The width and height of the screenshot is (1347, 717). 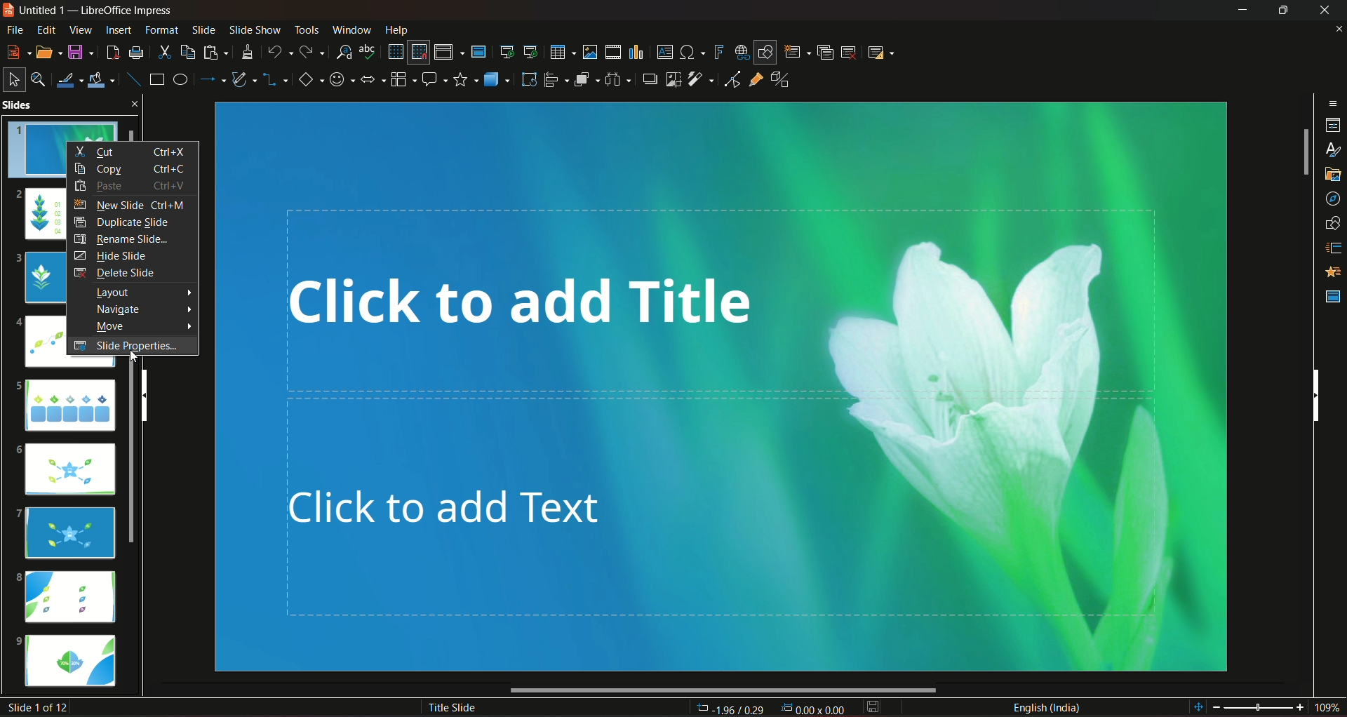 What do you see at coordinates (1266, 706) in the screenshot?
I see `zoom` at bounding box center [1266, 706].